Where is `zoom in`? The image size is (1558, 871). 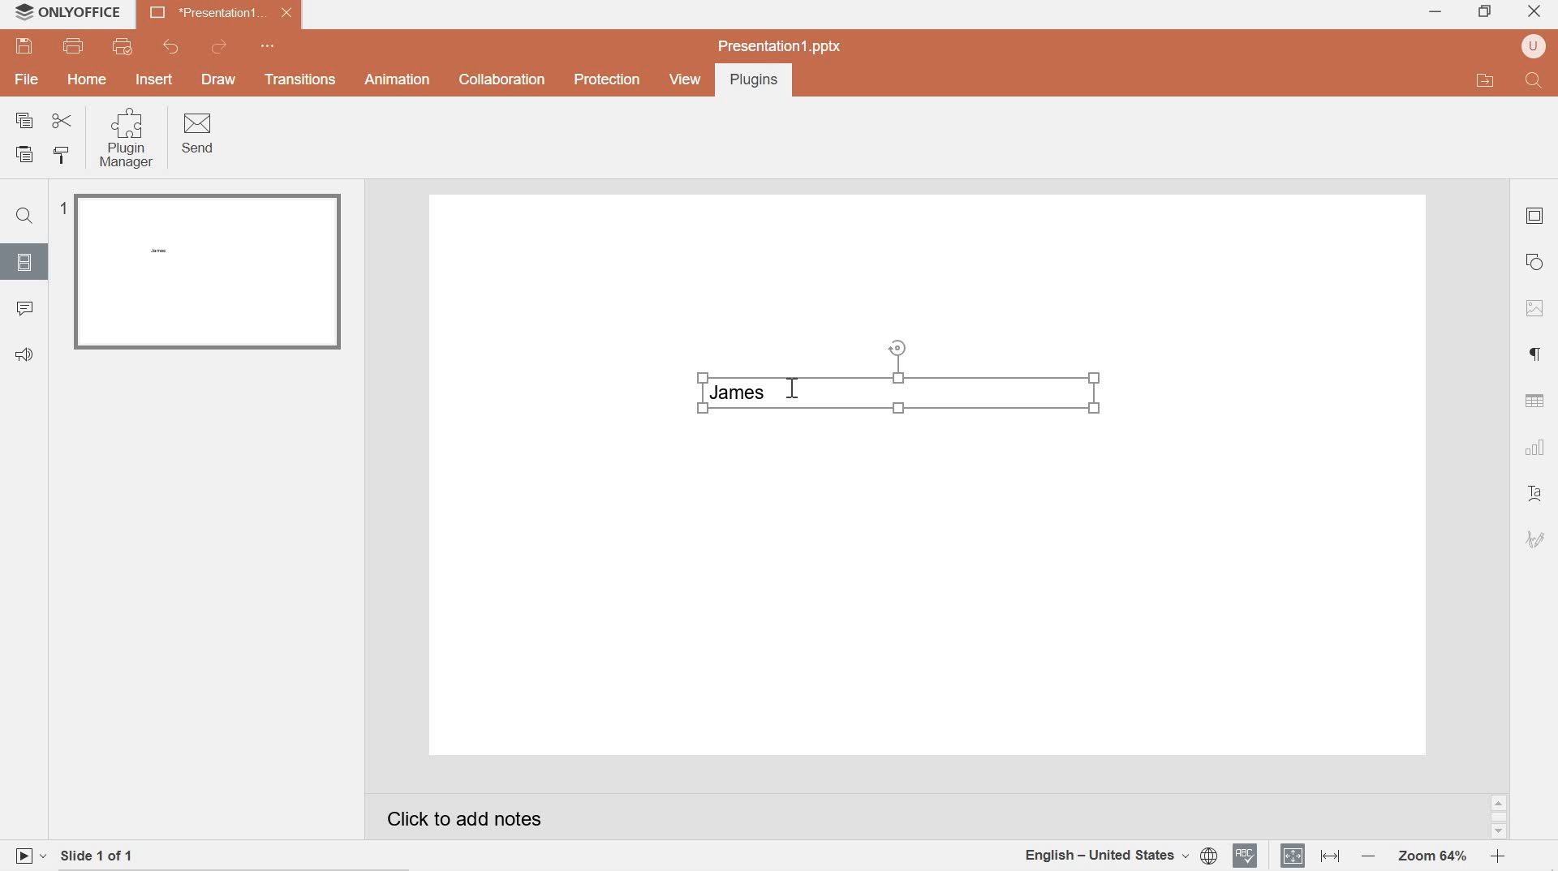 zoom in is located at coordinates (1496, 856).